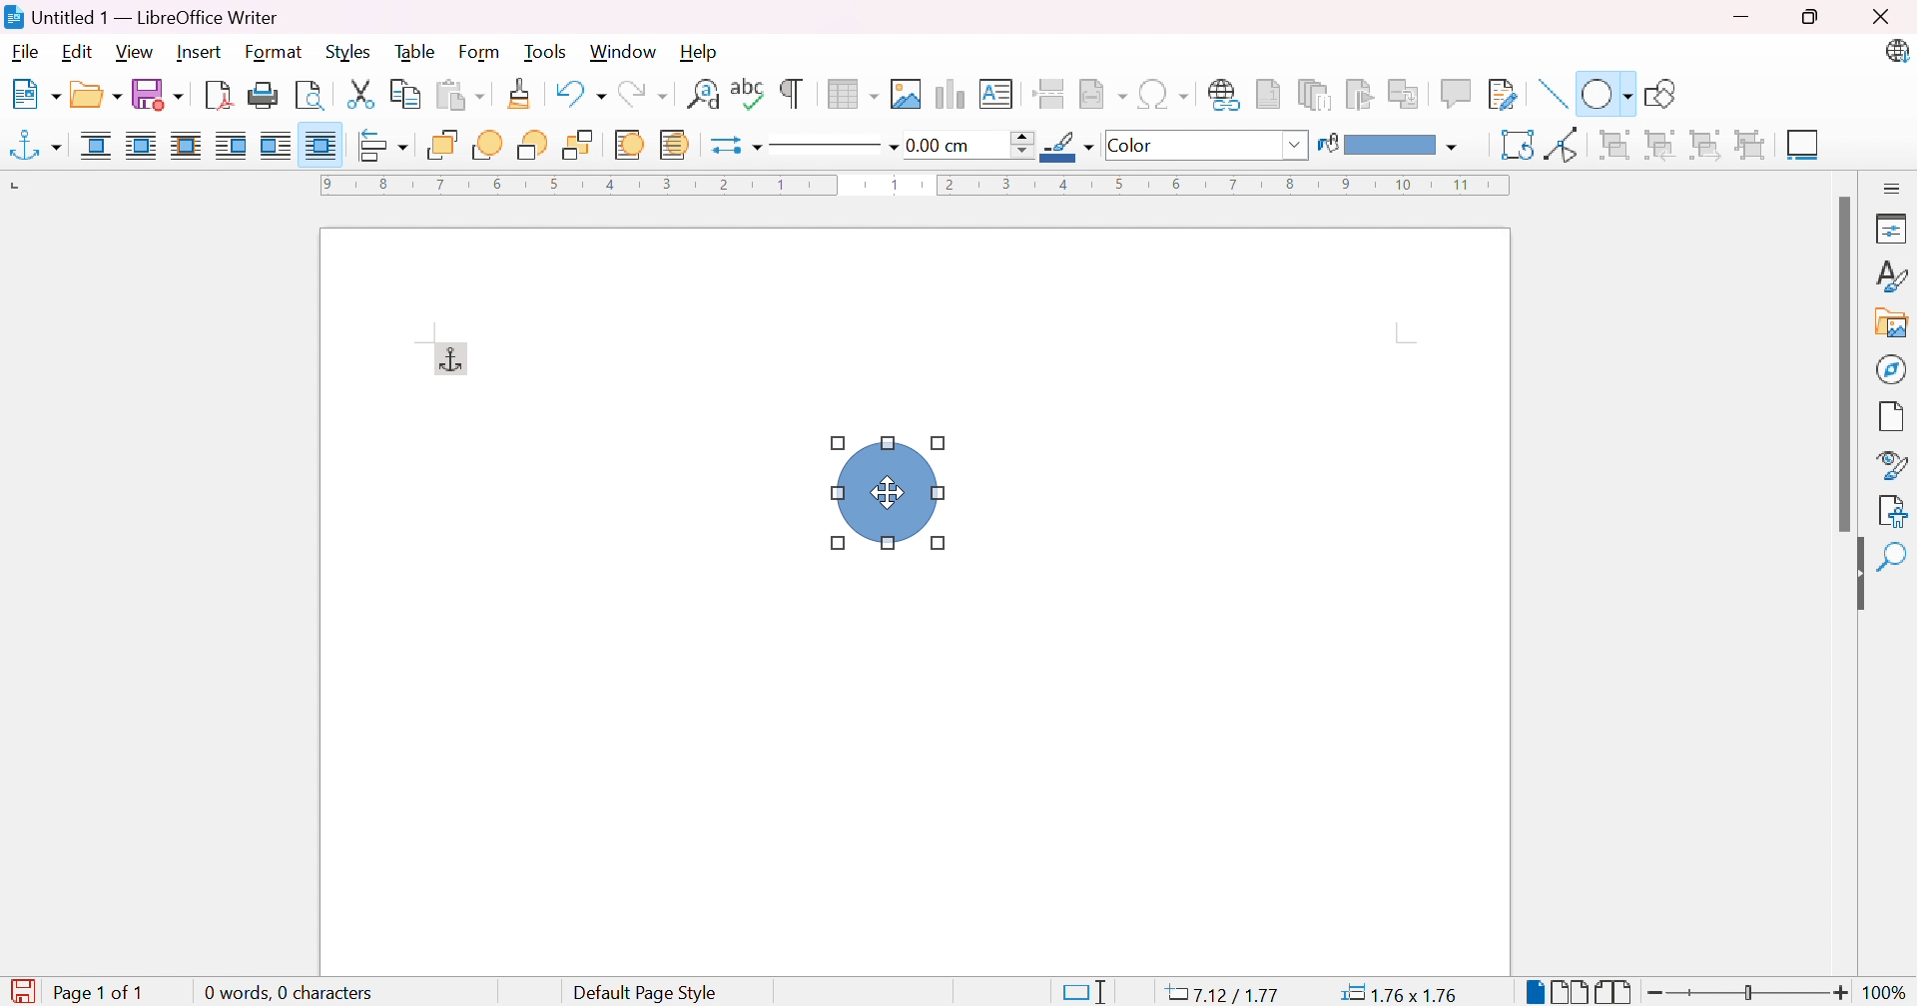 The width and height of the screenshot is (1917, 1006). What do you see at coordinates (275, 53) in the screenshot?
I see `Format` at bounding box center [275, 53].